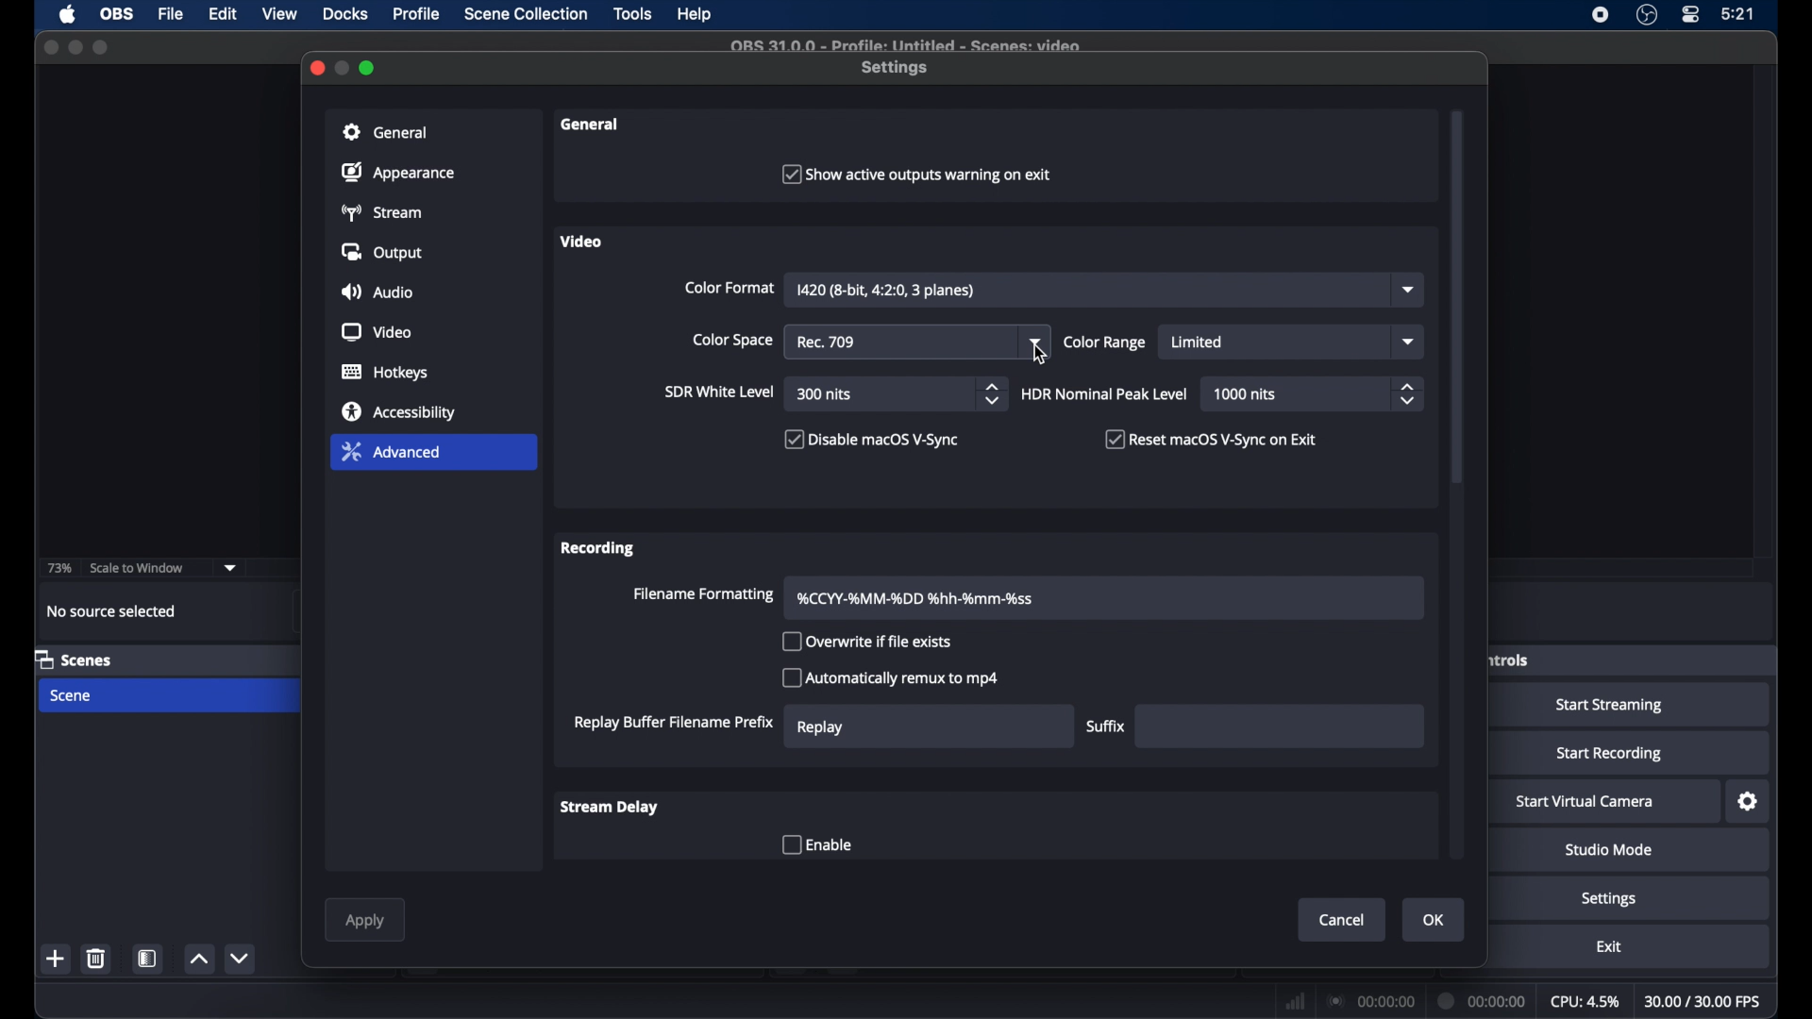  Describe the element at coordinates (720, 391) in the screenshot. I see `sir white level` at that location.